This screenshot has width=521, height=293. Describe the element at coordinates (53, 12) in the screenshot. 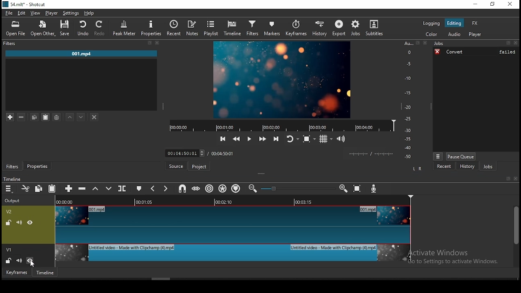

I see `player` at that location.